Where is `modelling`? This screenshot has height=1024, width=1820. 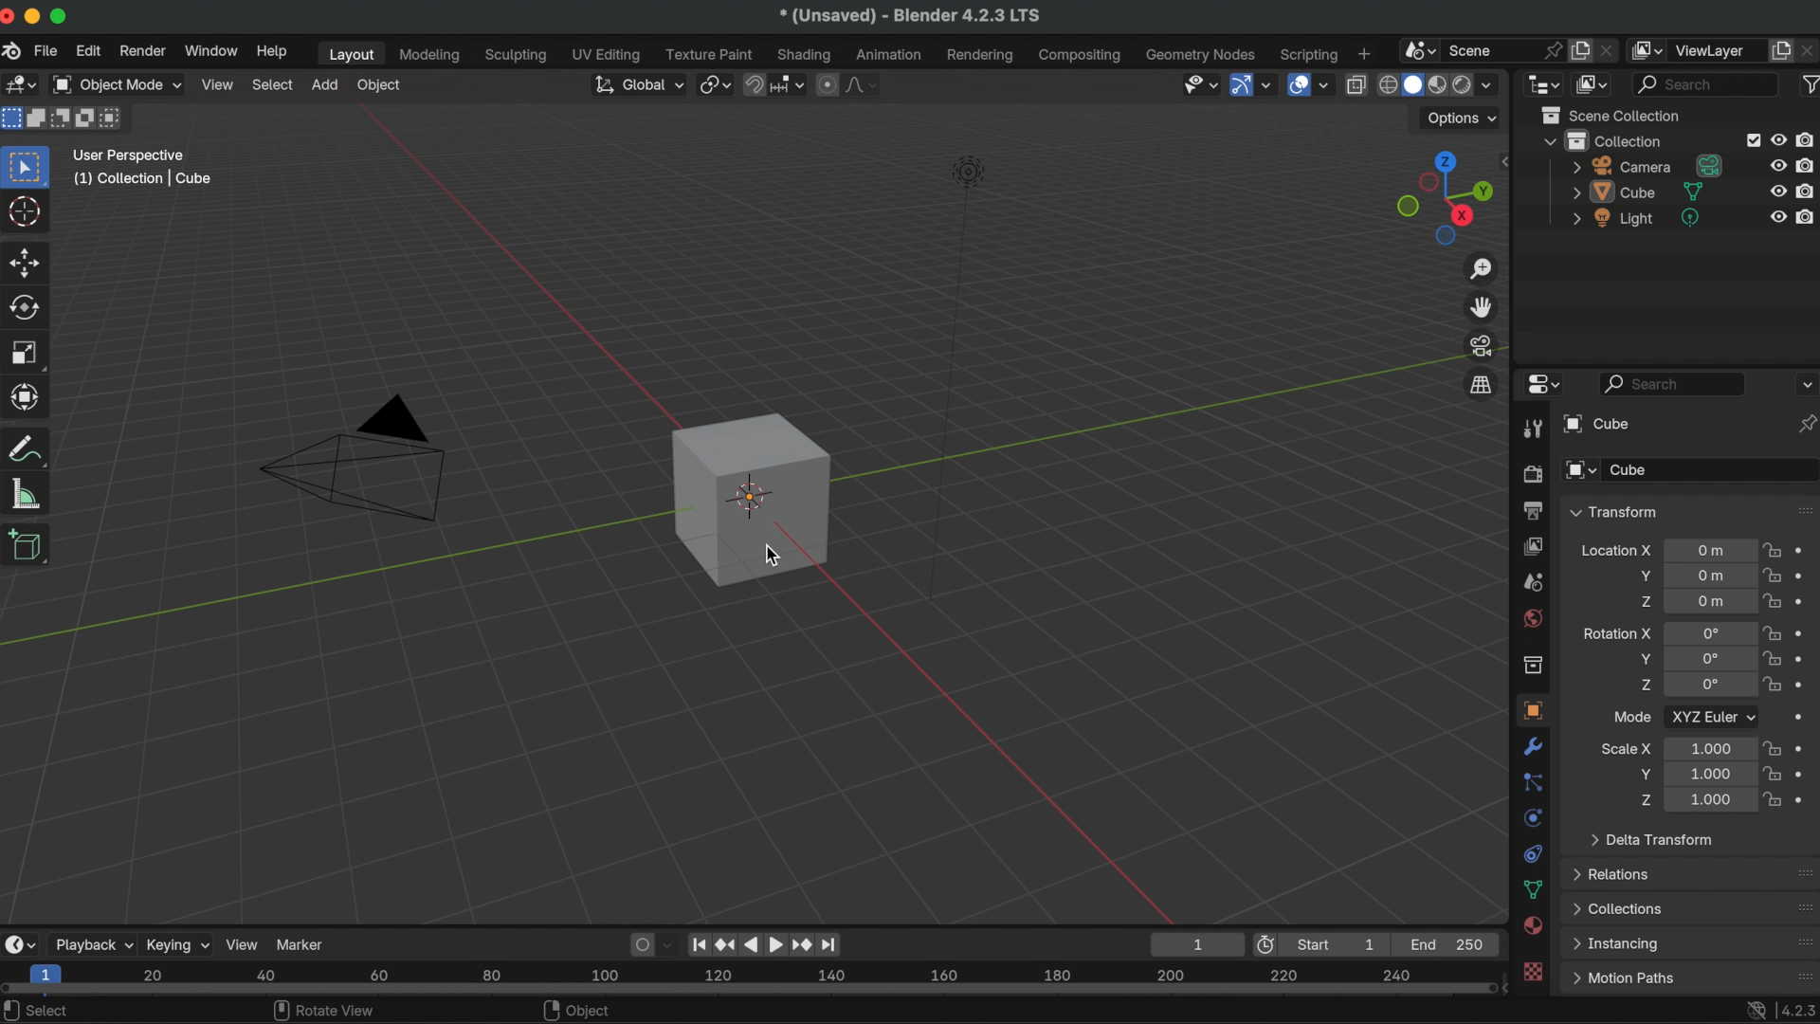
modelling is located at coordinates (430, 56).